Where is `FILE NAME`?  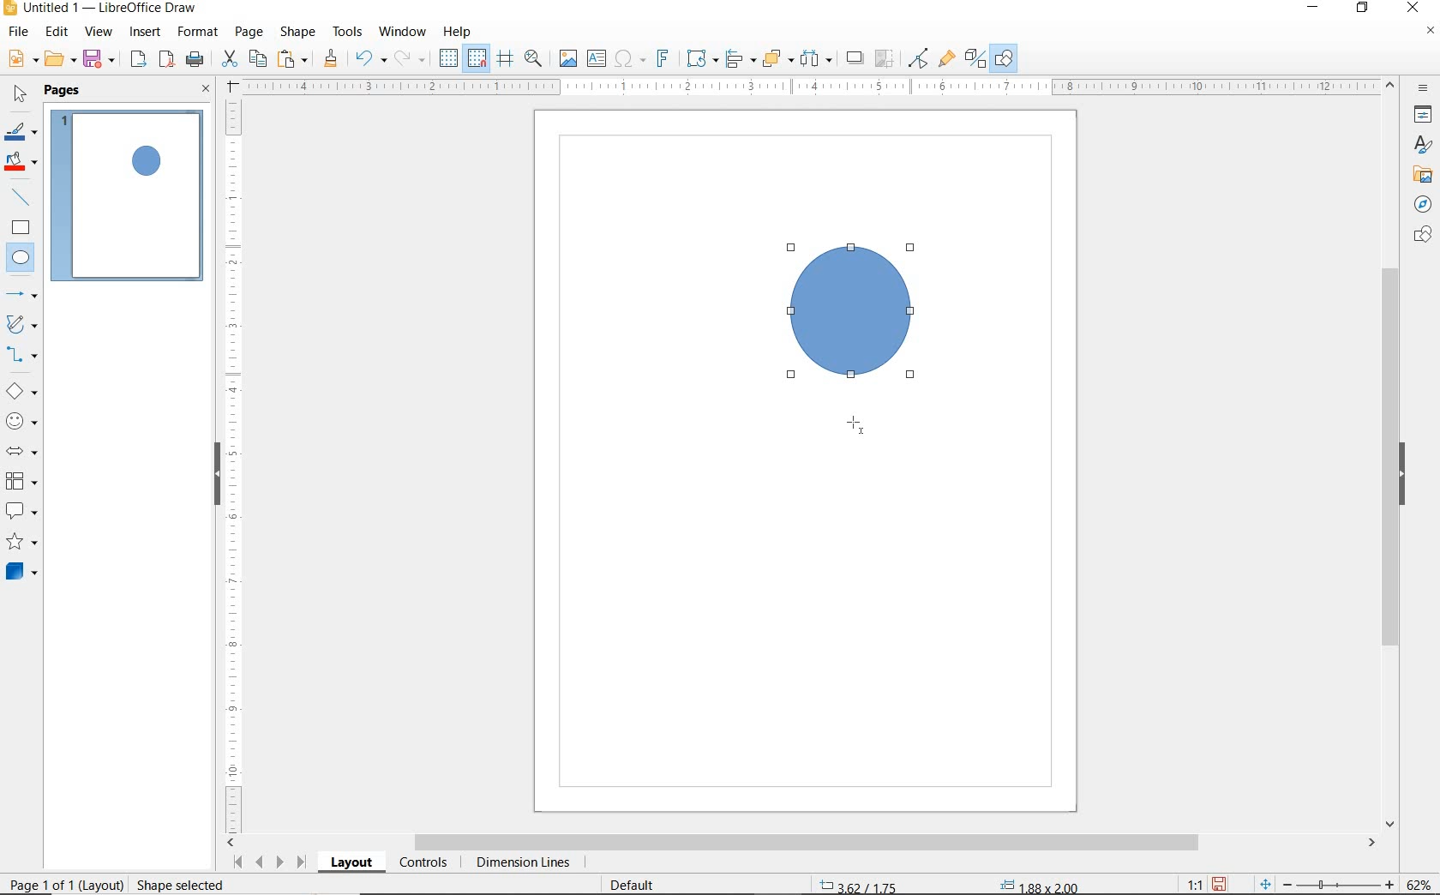
FILE NAME is located at coordinates (99, 9).